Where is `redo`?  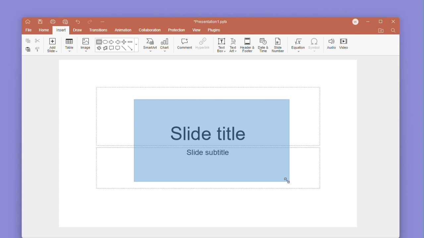 redo is located at coordinates (90, 21).